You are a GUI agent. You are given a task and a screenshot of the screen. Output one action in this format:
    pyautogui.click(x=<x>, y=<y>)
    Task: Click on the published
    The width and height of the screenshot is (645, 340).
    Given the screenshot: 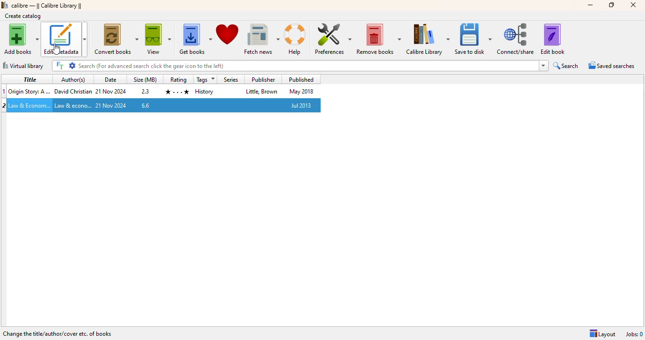 What is the action you would take?
    pyautogui.click(x=302, y=79)
    